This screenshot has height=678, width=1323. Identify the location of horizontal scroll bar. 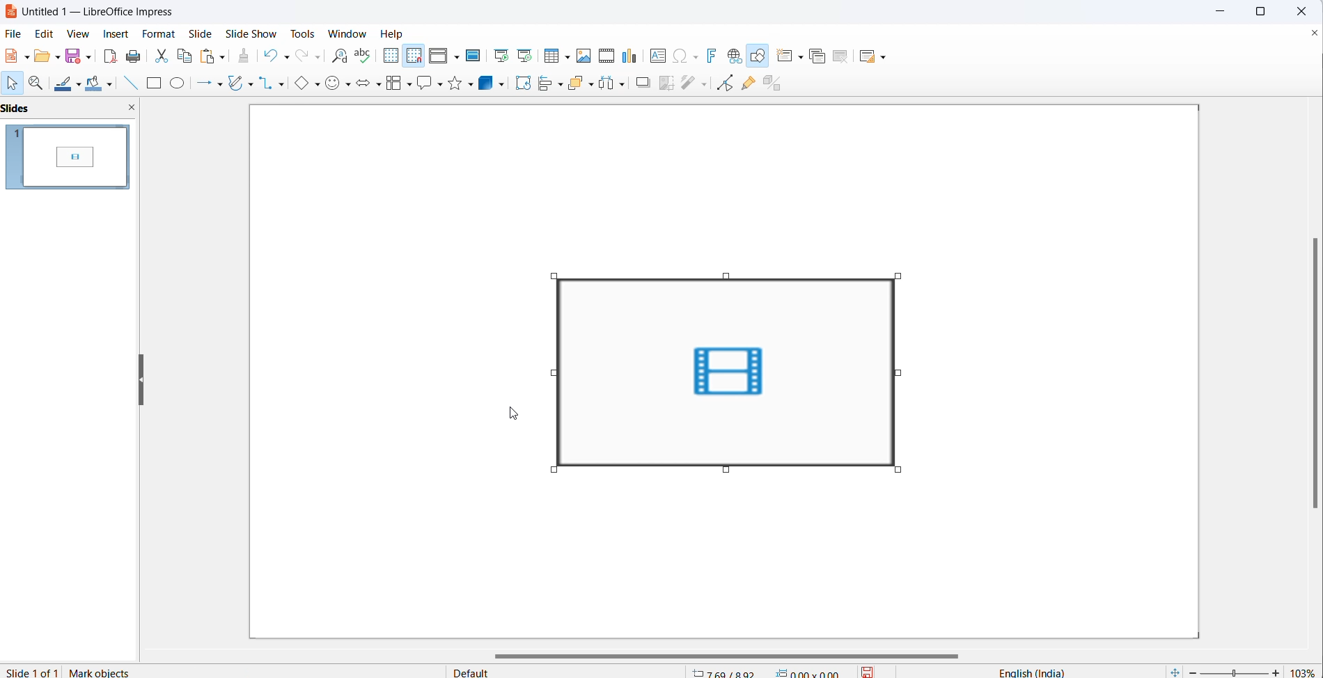
(725, 654).